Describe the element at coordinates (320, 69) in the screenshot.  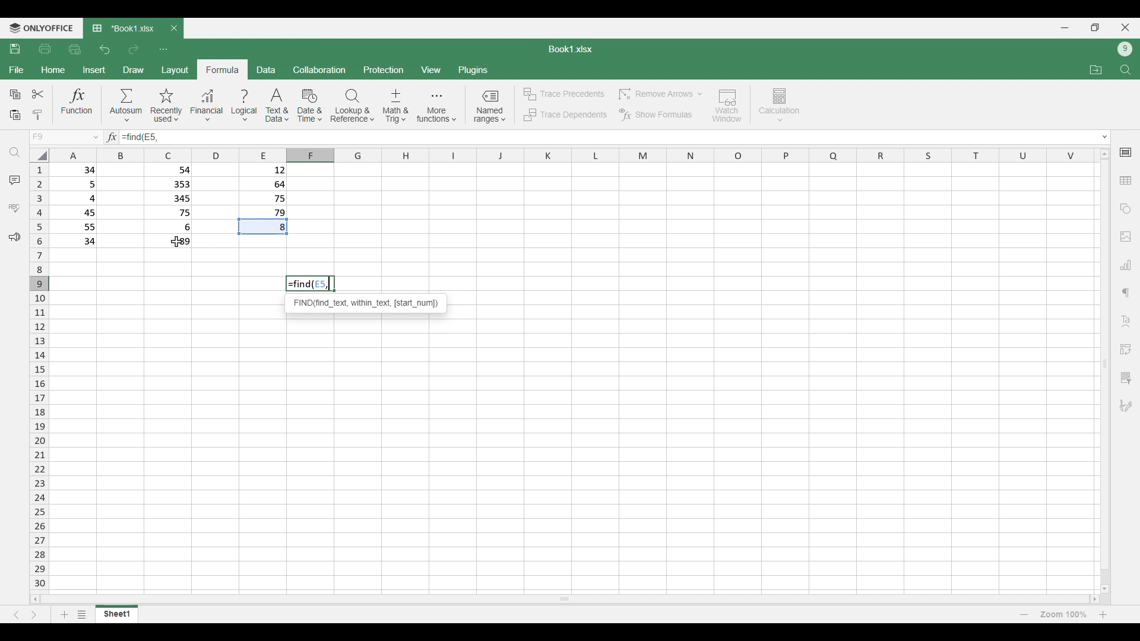
I see `Collaboration menu` at that location.